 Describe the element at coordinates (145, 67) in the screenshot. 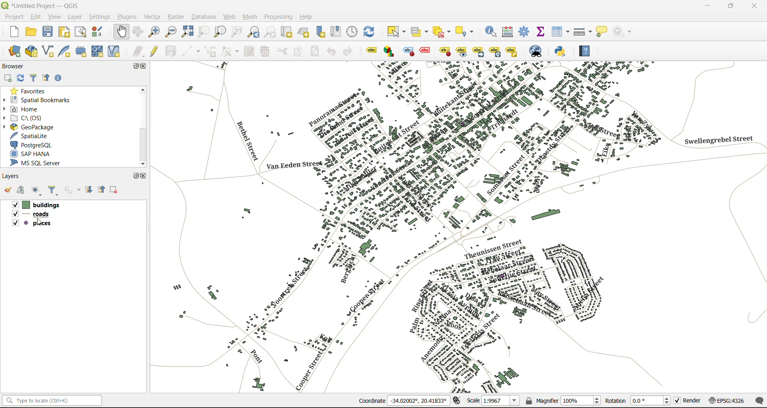

I see `close` at that location.